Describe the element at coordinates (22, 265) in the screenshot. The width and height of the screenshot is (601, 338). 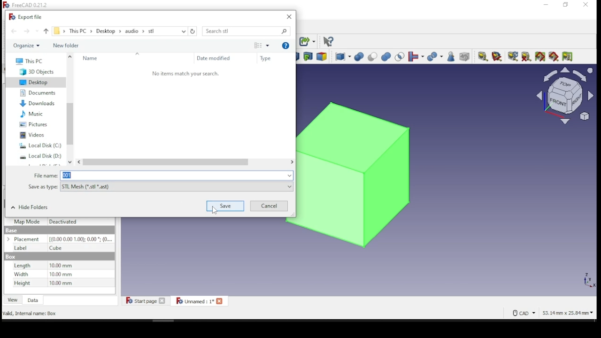
I see `Length` at that location.